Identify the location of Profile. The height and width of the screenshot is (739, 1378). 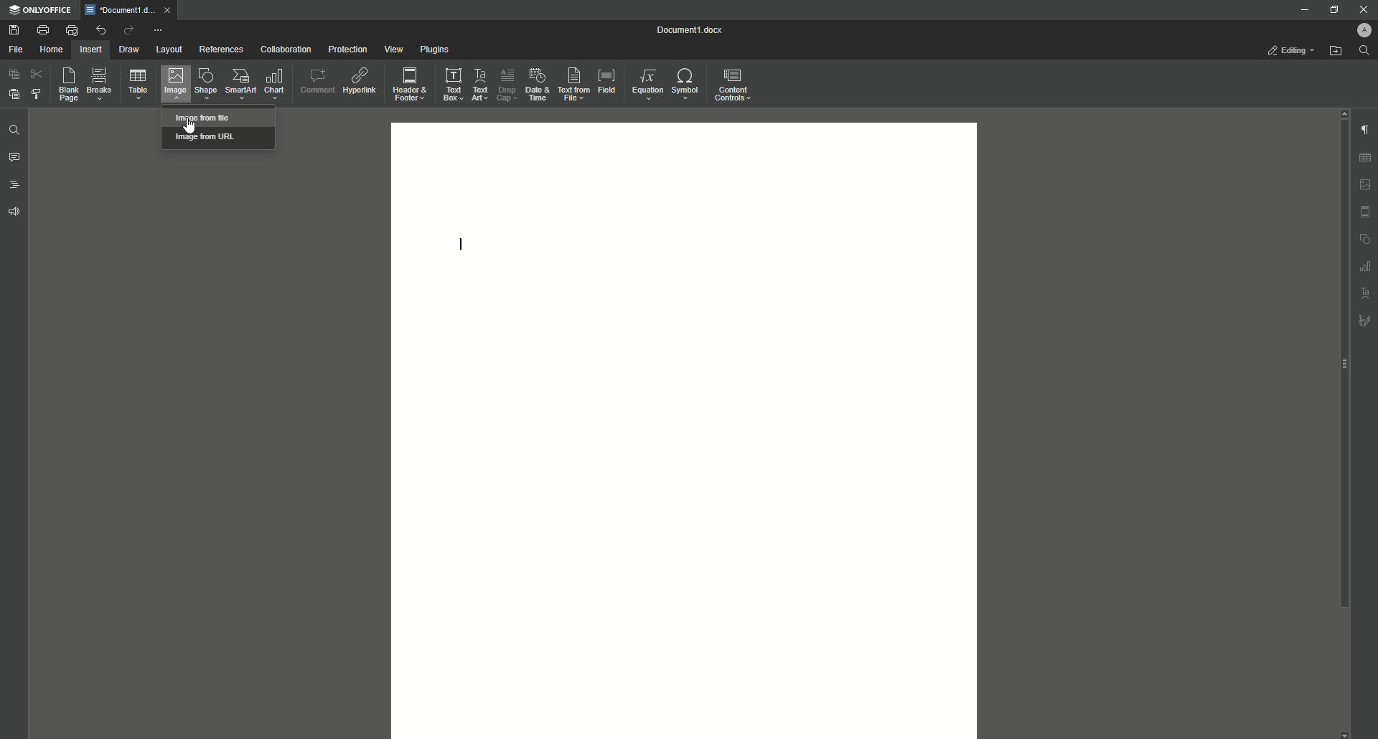
(1361, 30).